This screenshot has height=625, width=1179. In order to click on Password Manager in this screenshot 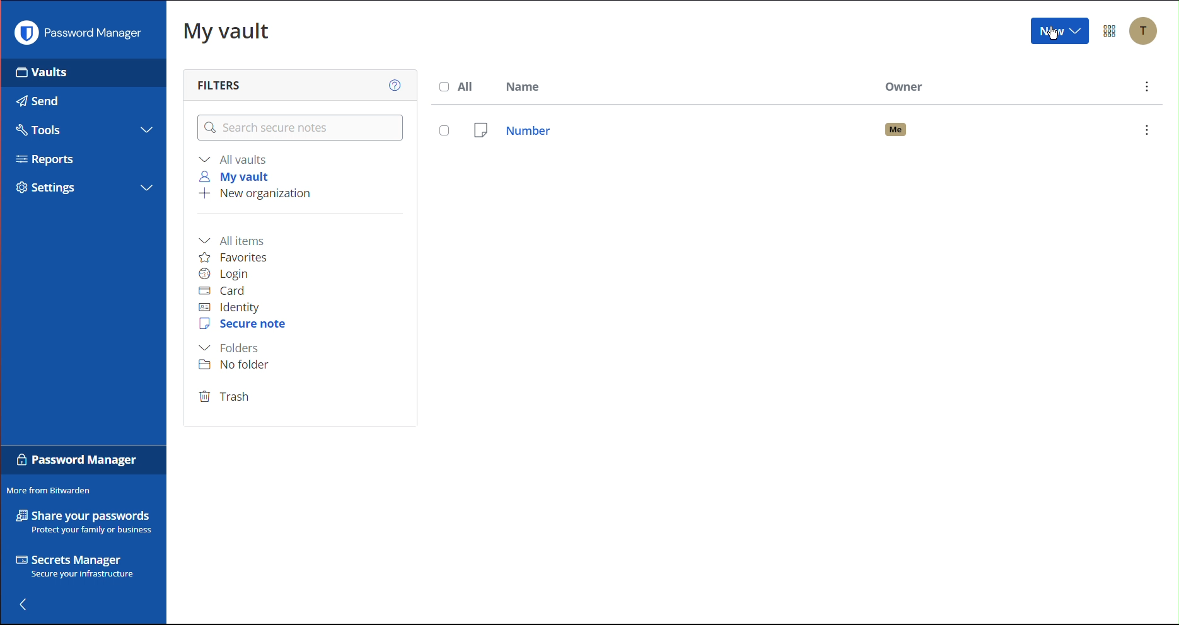, I will do `click(81, 33)`.